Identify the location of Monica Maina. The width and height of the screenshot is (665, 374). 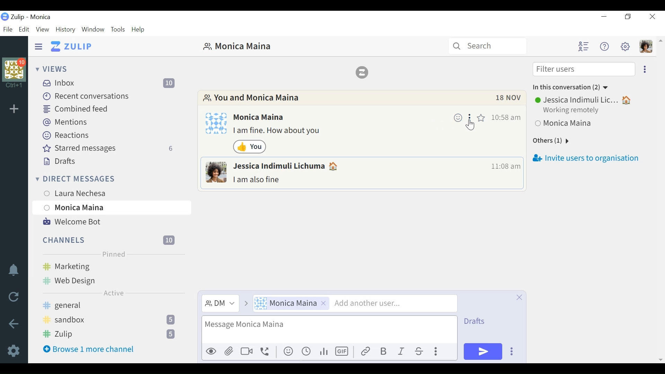
(237, 46).